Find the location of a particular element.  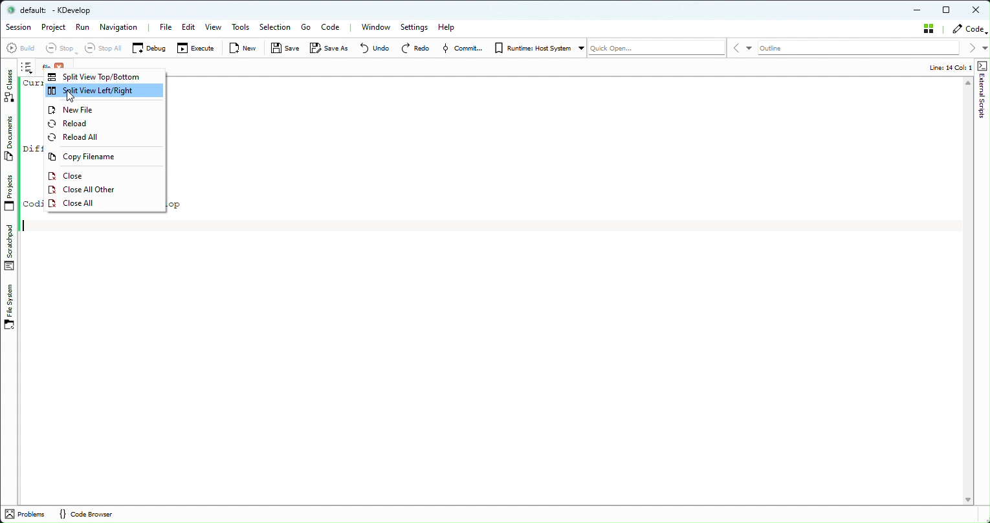

Undo is located at coordinates (376, 49).